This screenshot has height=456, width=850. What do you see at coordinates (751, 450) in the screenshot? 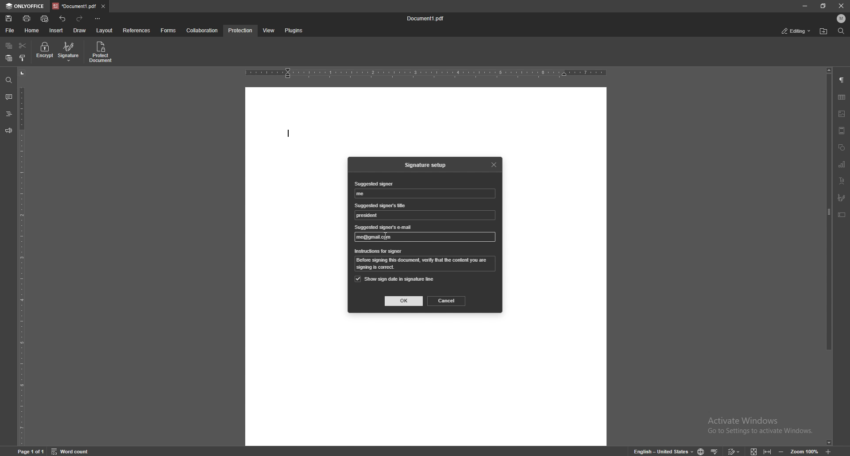
I see `fit to screen` at bounding box center [751, 450].